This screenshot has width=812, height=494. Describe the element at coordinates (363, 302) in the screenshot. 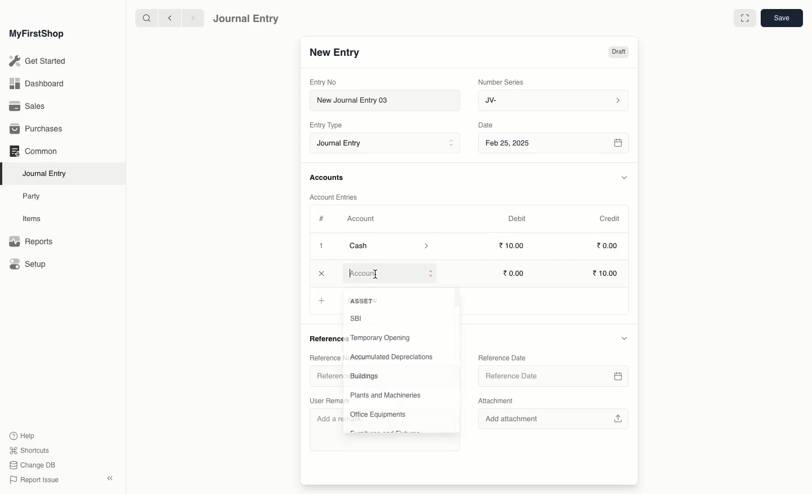

I see `ASSET` at that location.